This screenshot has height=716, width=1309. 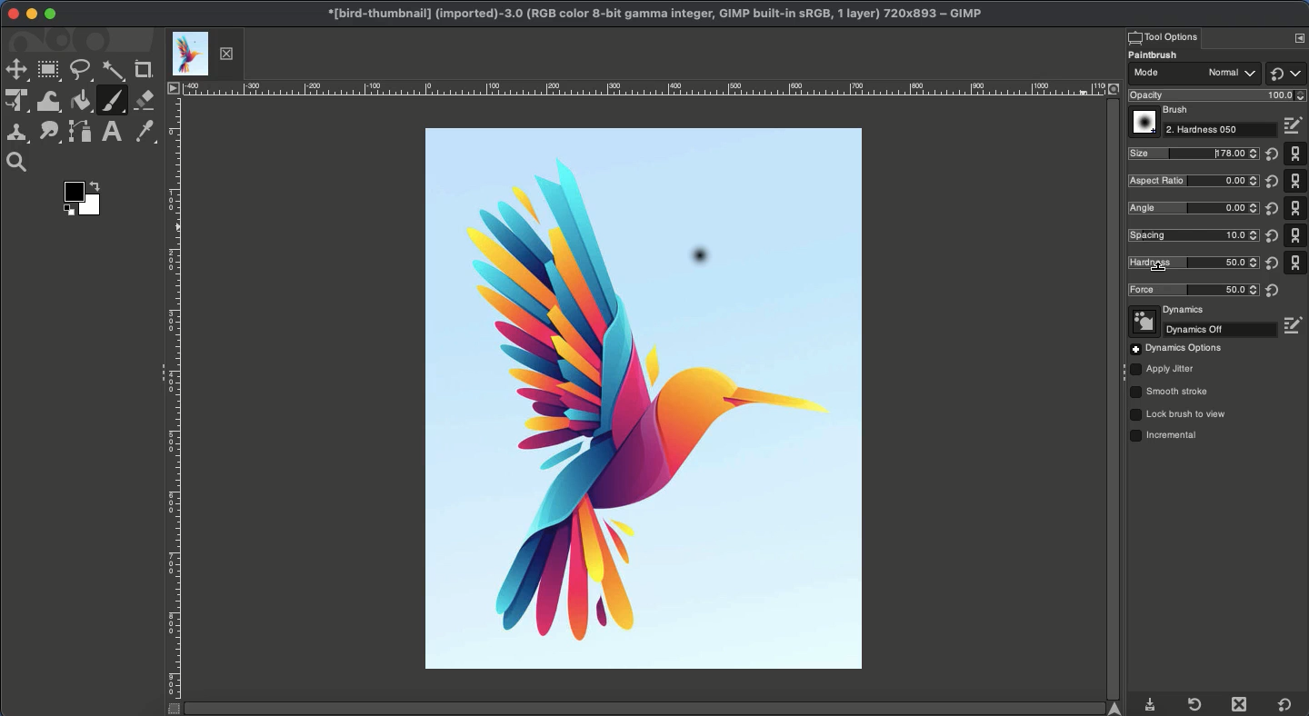 I want to click on GIMP project, so click(x=654, y=14).